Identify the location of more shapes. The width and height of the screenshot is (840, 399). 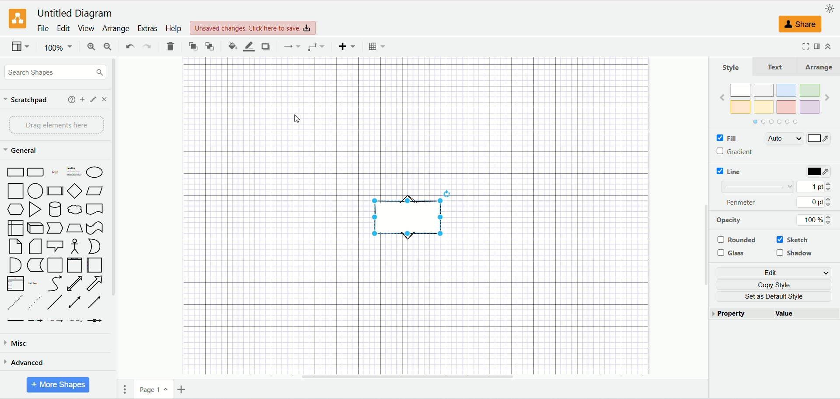
(59, 384).